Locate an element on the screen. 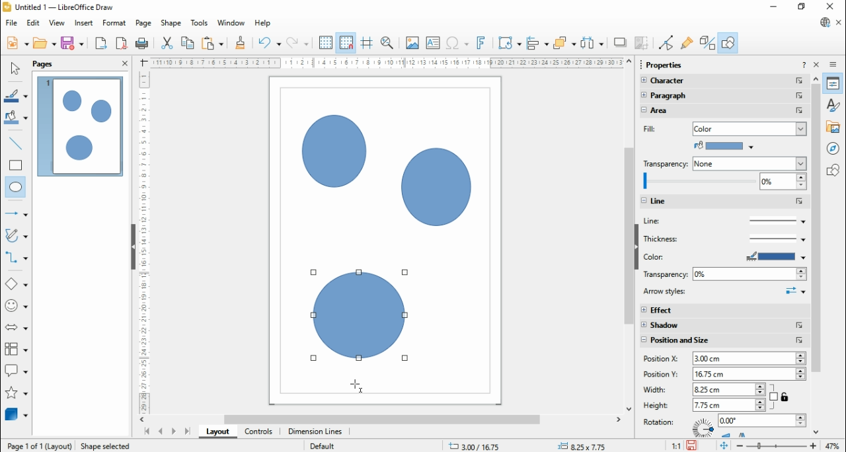  fill color is located at coordinates (649, 130).